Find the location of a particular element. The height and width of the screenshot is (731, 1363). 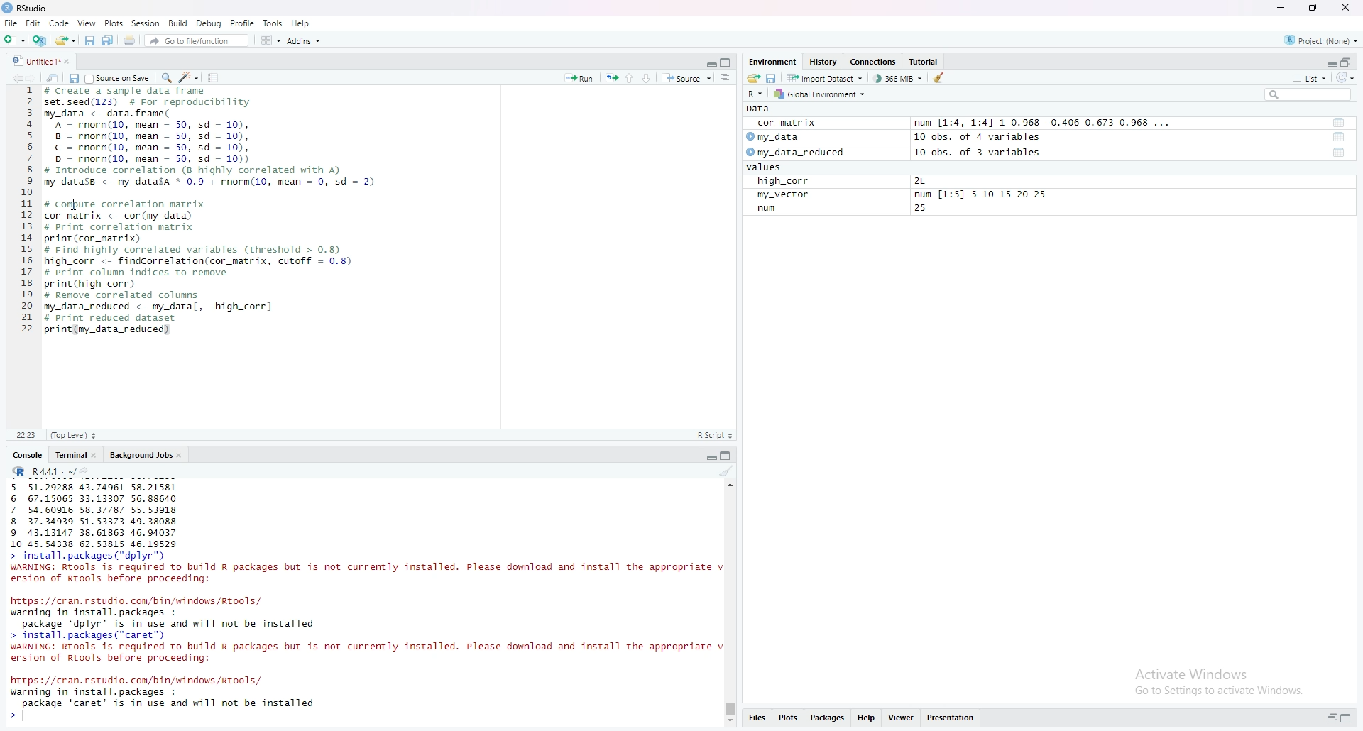

# Compute correlation matrix

cor_natrix <- cor (my_data)

# Print correlation matrix

print (cor_matrix)

# Find highly correlated variables (threshold > 0.8
high_corr <- findcorrelation(cor_matrix, cutoff = 0.8)
# Print column indices to remove

print (high_corr)

# Remove correlated columns

my_data_reduced <- my_datal, -high_corr]

# Print reduced dataset

print (my_data_reduced) is located at coordinates (199, 270).